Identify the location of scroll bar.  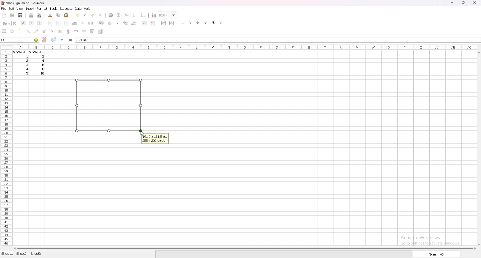
(68, 31).